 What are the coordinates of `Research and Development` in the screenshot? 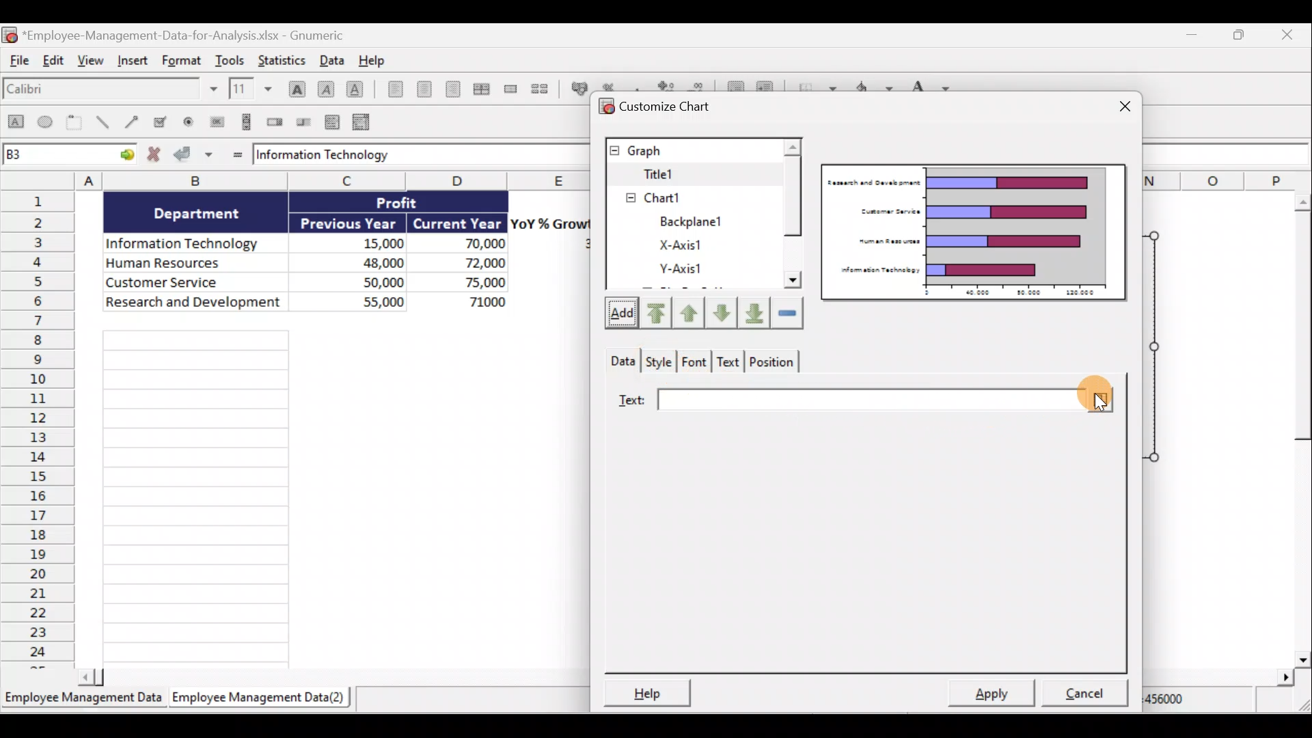 It's located at (193, 305).